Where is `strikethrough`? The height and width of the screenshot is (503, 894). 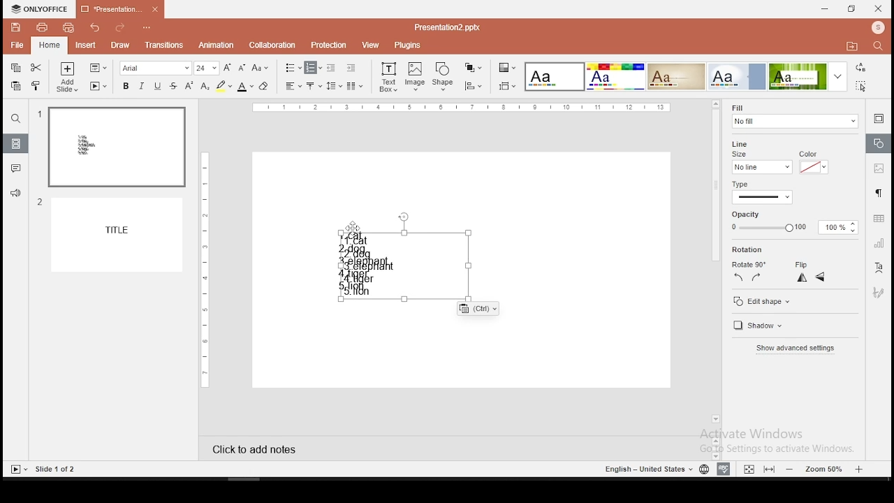 strikethrough is located at coordinates (173, 86).